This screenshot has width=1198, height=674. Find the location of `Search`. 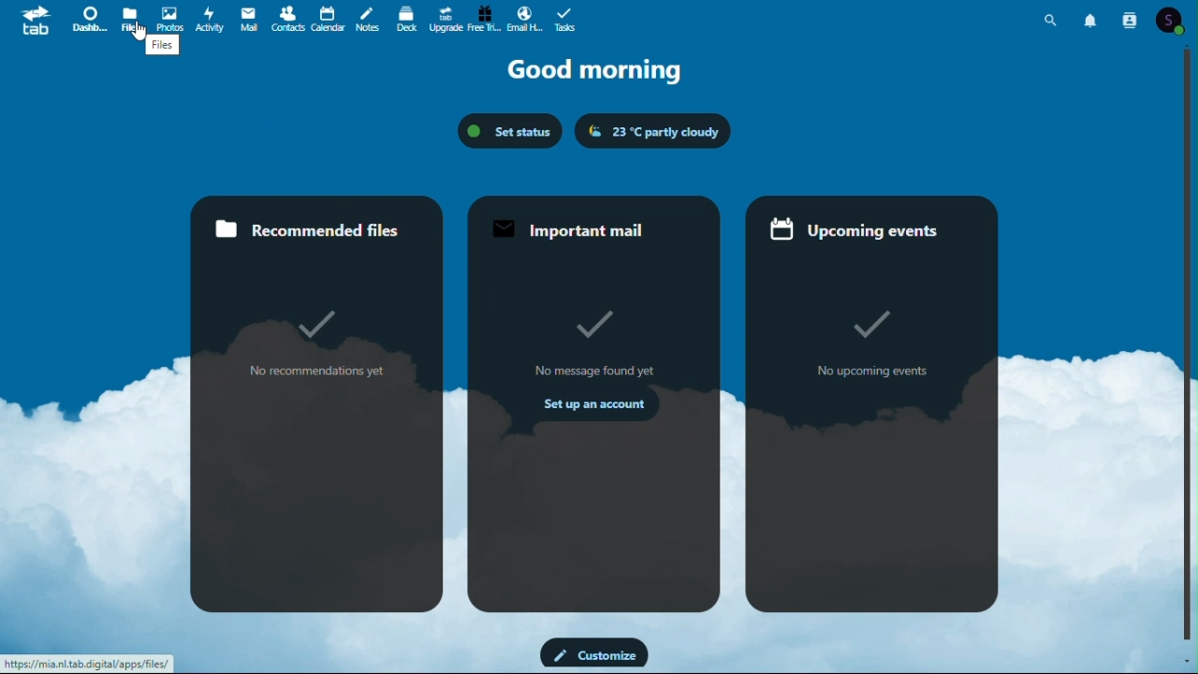

Search is located at coordinates (1051, 20).